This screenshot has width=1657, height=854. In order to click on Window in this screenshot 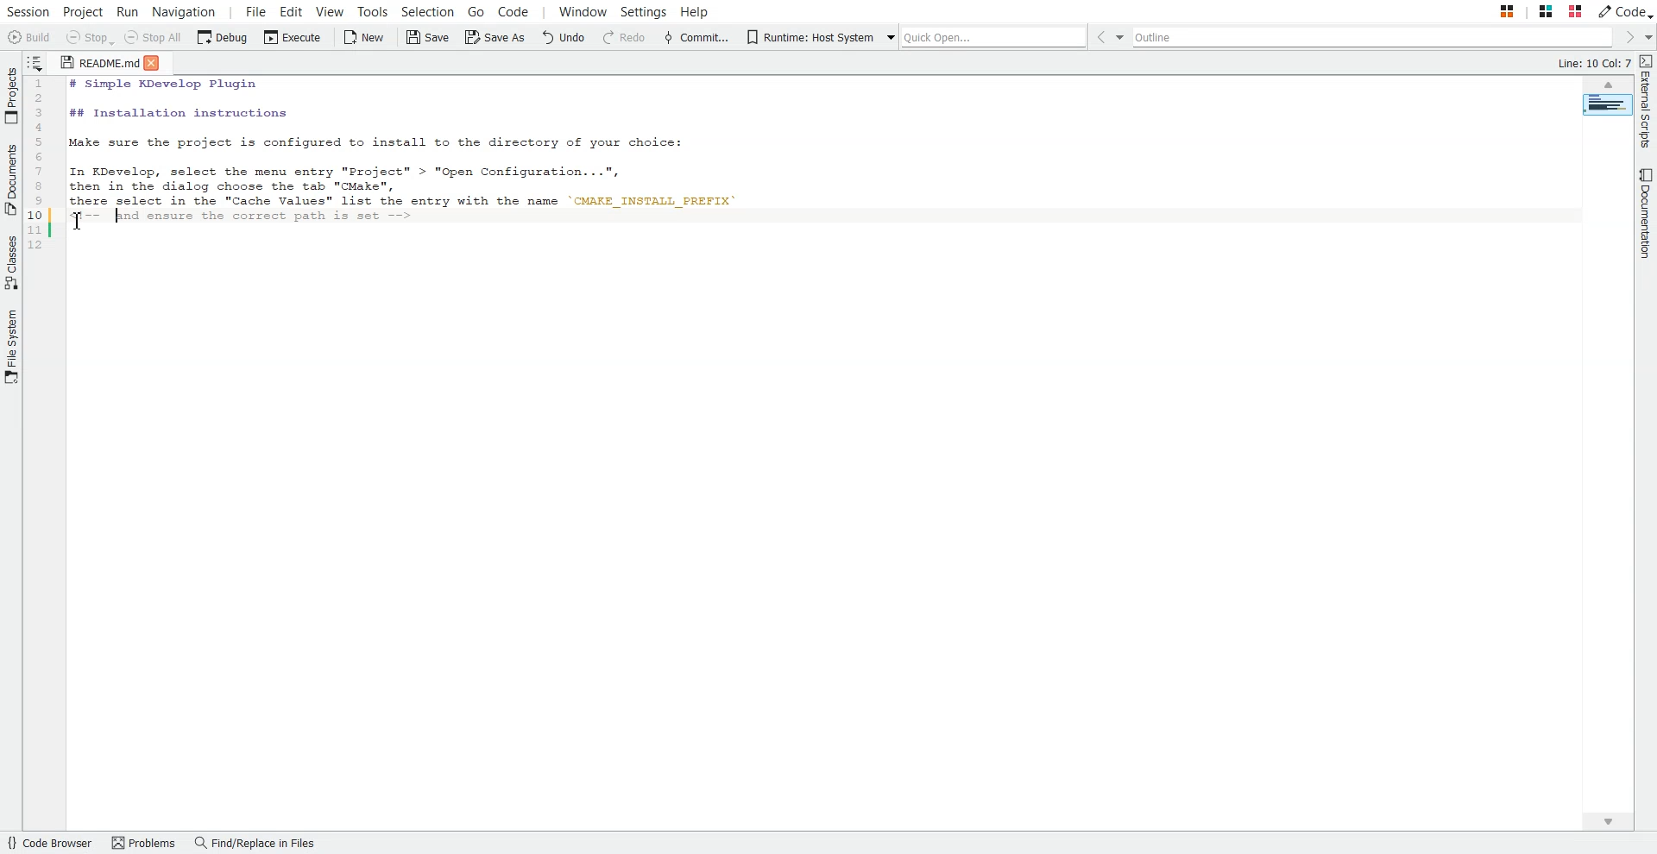, I will do `click(583, 10)`.